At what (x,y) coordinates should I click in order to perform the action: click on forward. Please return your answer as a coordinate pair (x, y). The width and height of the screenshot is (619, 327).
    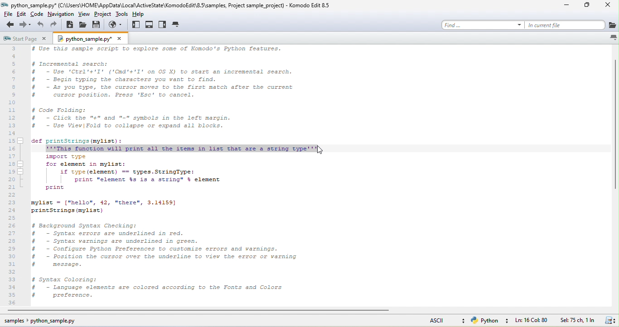
    Looking at the image, I should click on (24, 25).